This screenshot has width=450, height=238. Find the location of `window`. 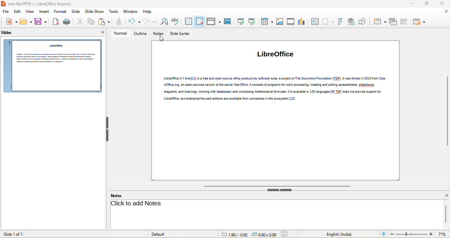

window is located at coordinates (131, 12).